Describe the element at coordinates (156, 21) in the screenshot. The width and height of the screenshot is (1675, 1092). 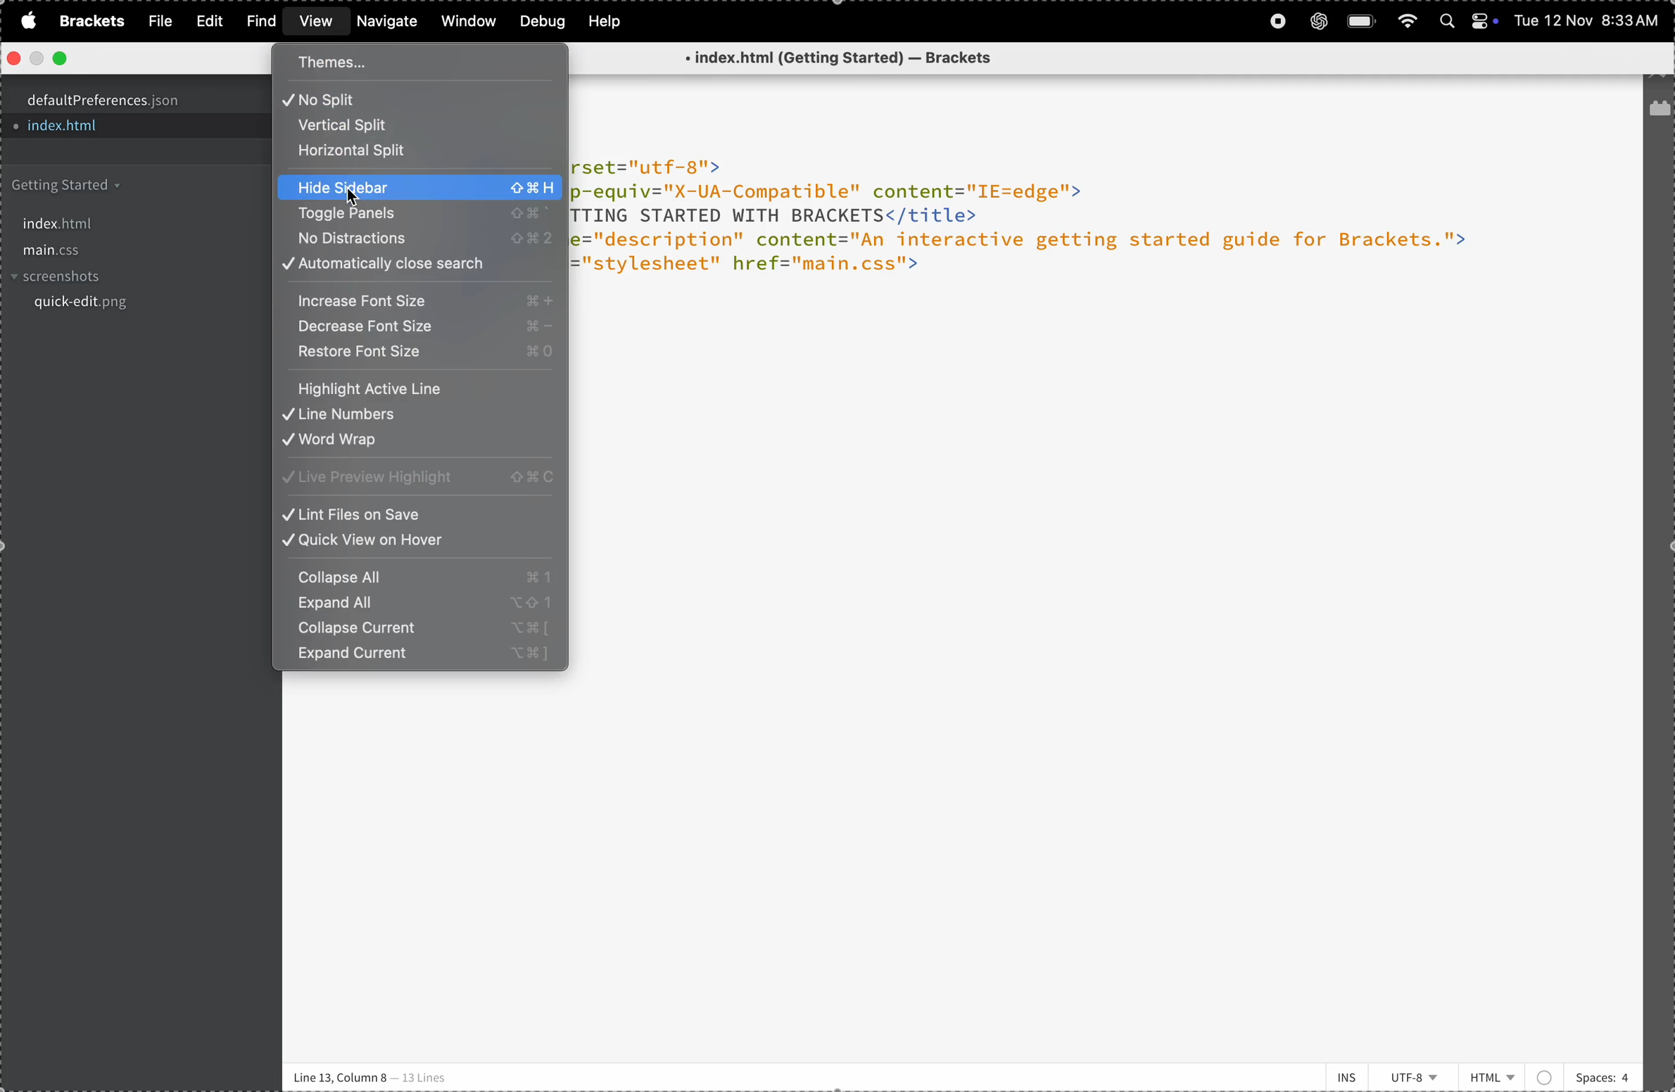
I see `file` at that location.